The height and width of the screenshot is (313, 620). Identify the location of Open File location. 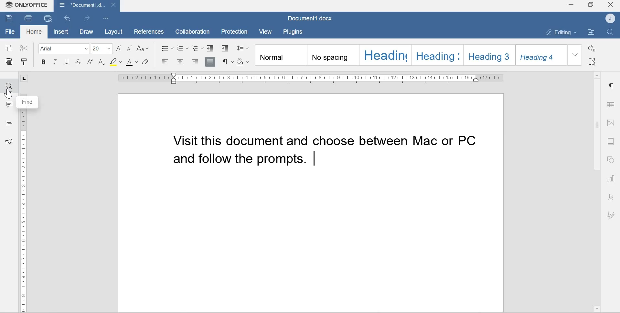
(591, 33).